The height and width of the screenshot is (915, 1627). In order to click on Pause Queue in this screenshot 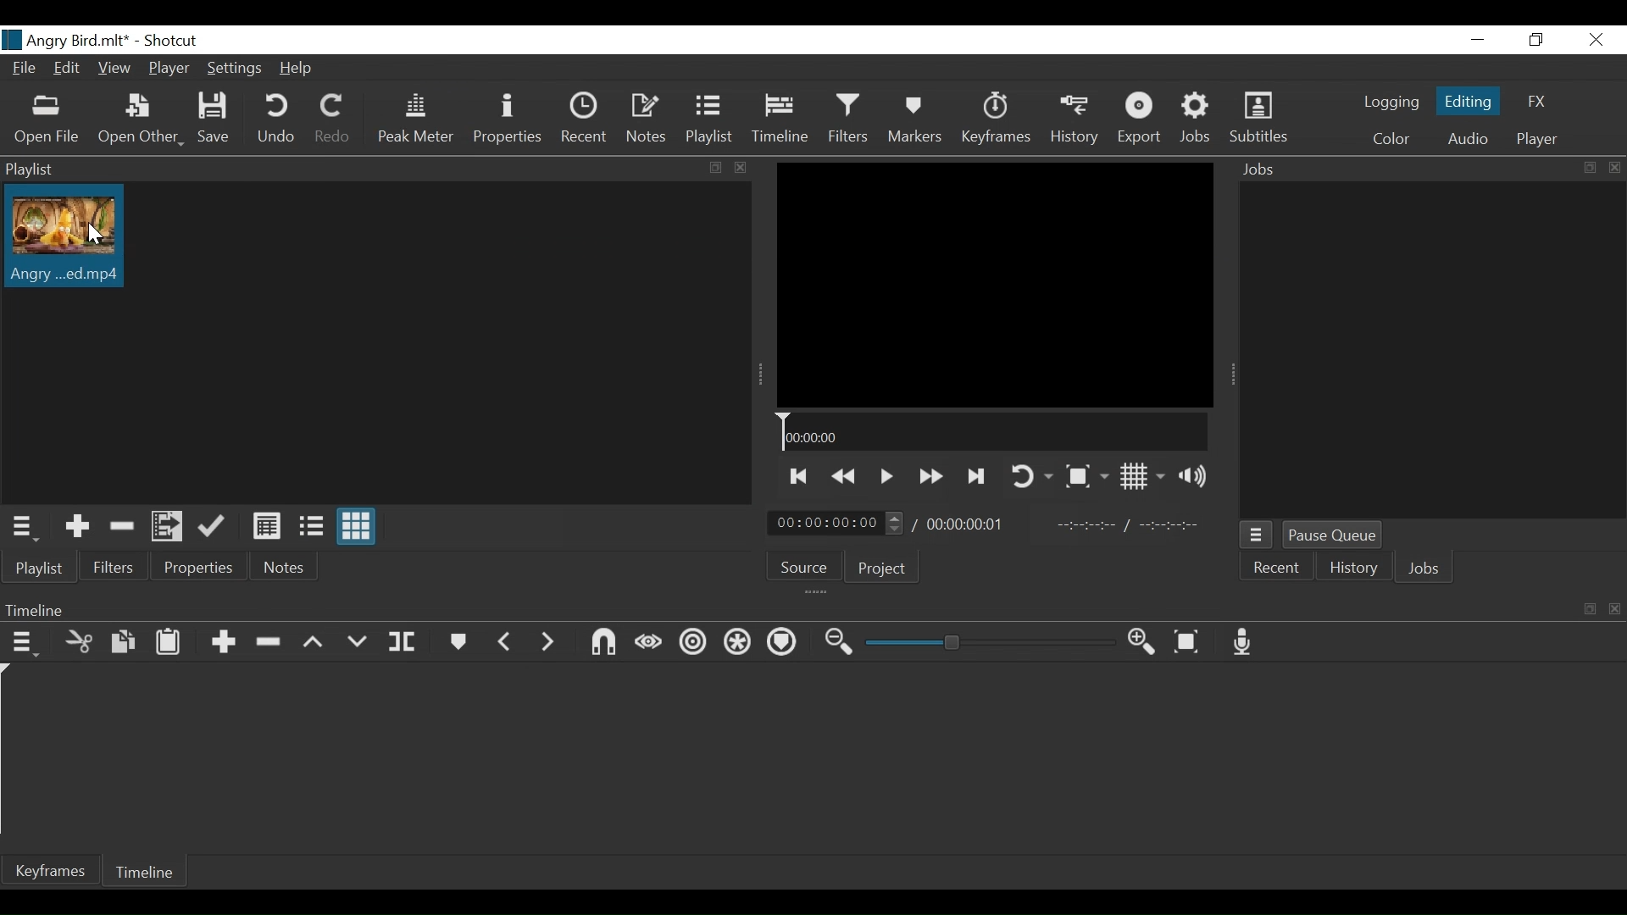, I will do `click(1333, 535)`.